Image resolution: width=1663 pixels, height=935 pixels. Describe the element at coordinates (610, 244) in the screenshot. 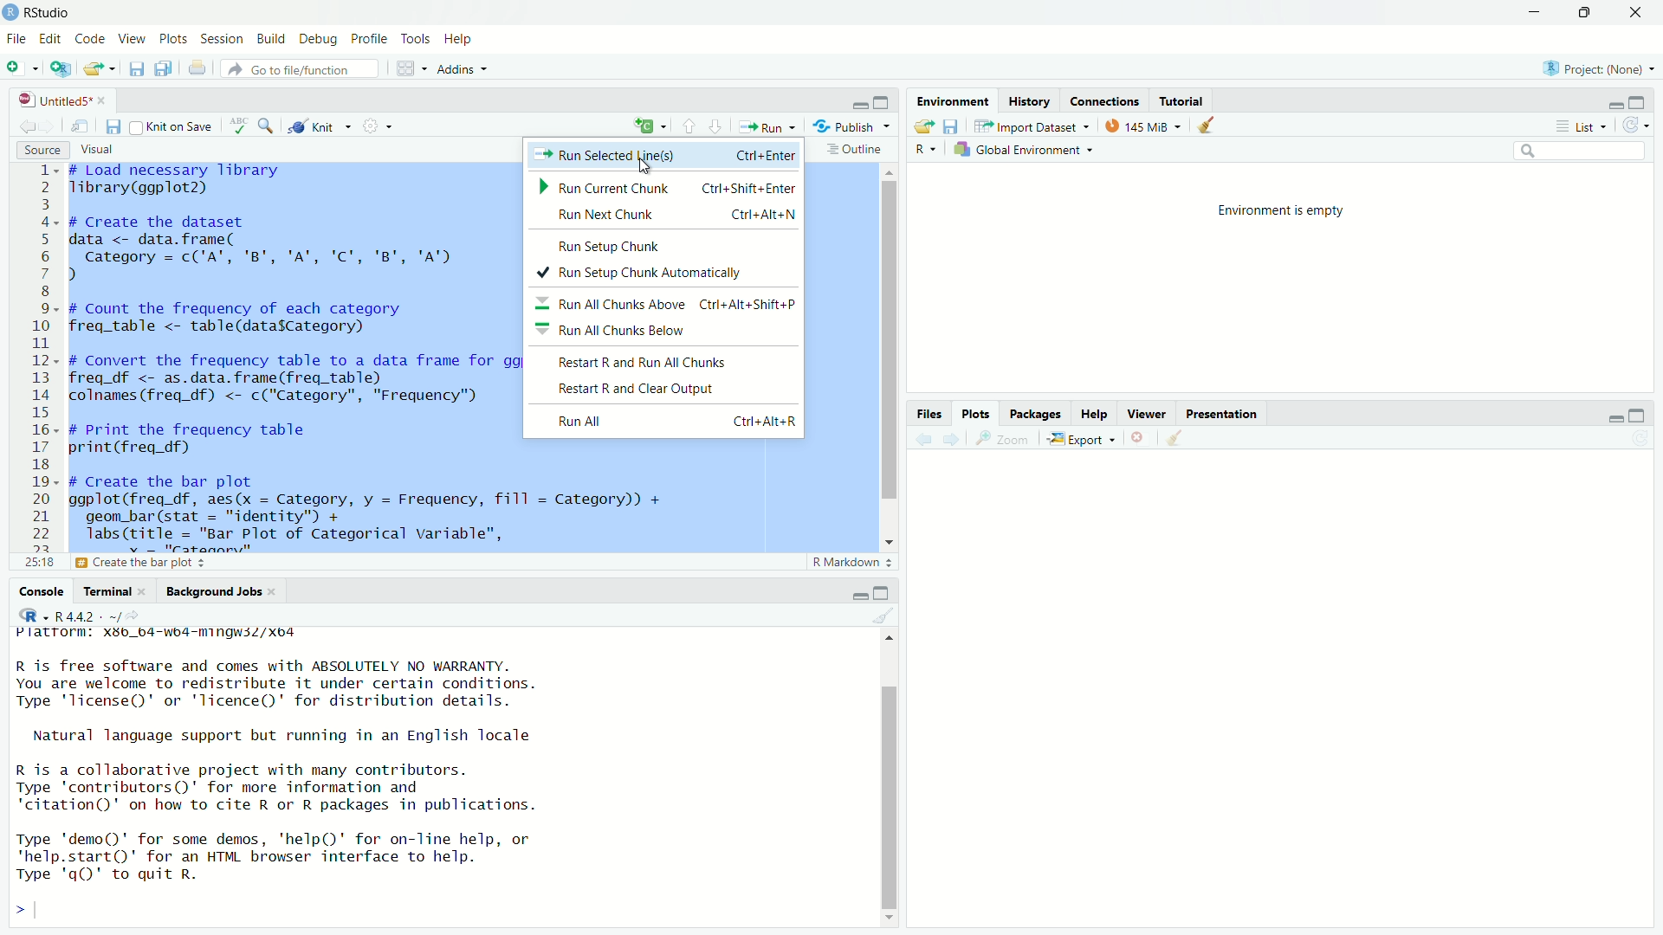

I see `| Run Setup Chunk` at that location.